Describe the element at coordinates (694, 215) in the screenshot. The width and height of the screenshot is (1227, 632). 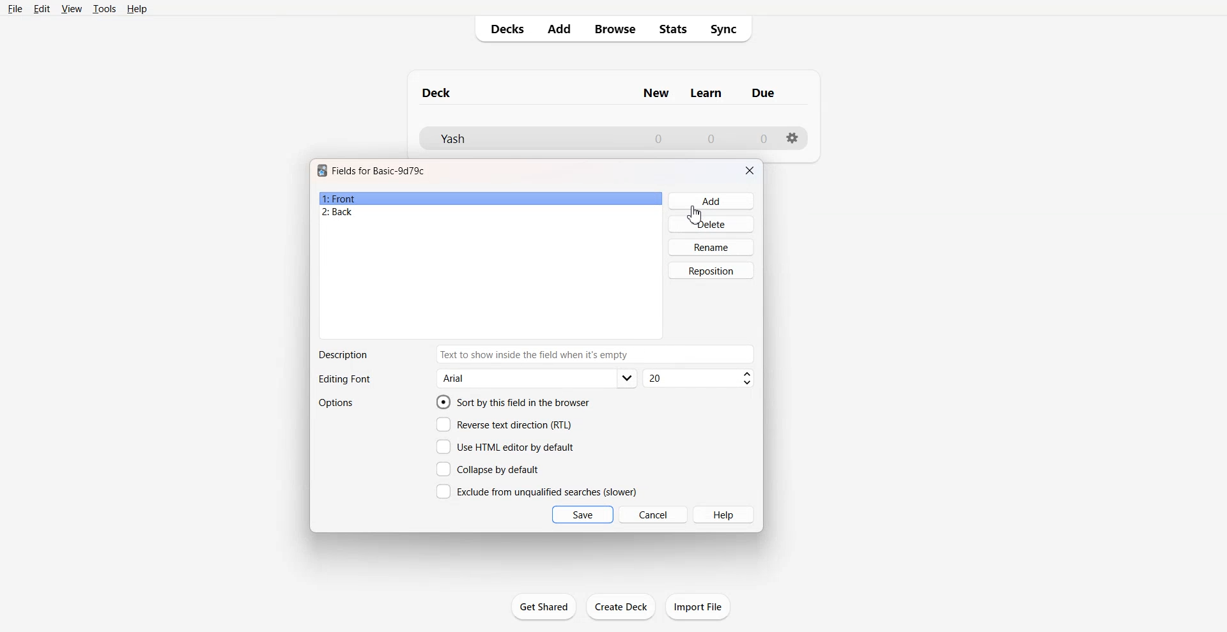
I see `Cursor` at that location.